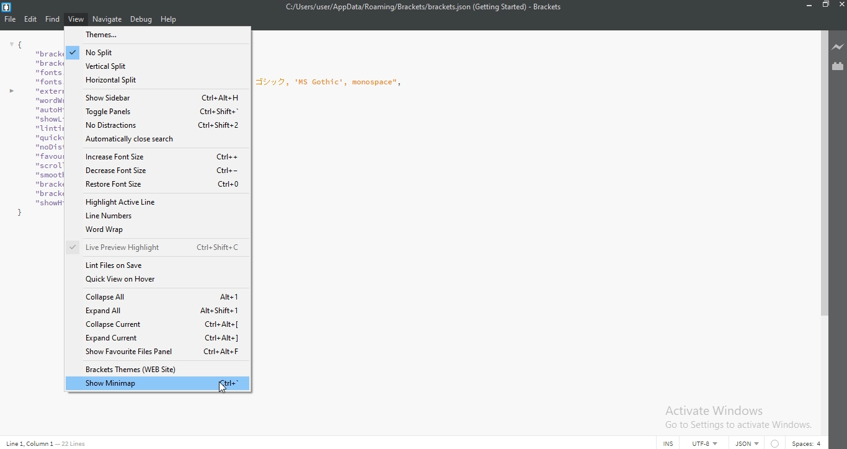 The width and height of the screenshot is (847, 449). I want to click on no split, so click(149, 52).